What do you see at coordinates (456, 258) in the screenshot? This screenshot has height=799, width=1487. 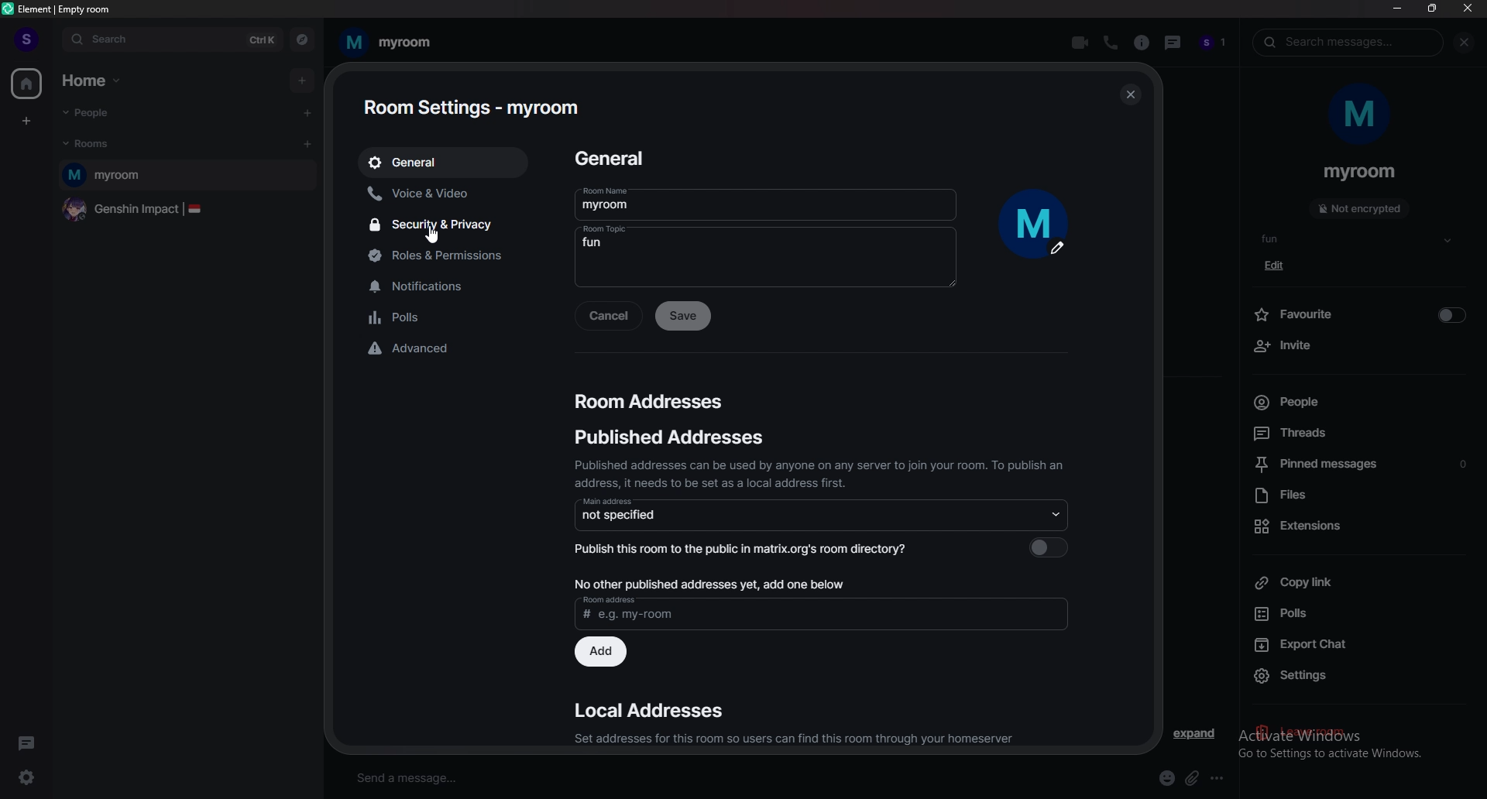 I see `roles and permissions` at bounding box center [456, 258].